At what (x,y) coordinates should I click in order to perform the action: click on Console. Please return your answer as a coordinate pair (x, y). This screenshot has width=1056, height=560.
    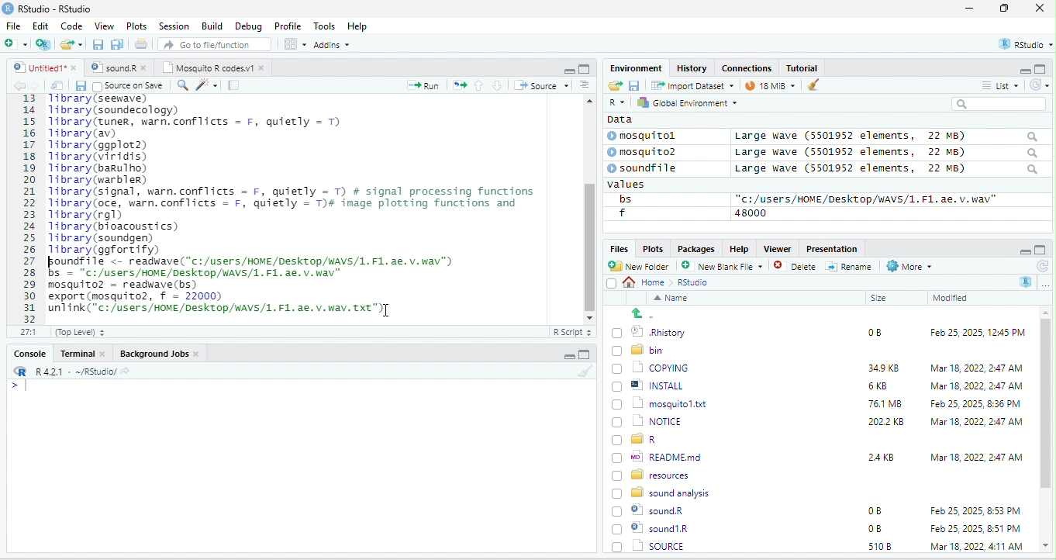
    Looking at the image, I should click on (29, 352).